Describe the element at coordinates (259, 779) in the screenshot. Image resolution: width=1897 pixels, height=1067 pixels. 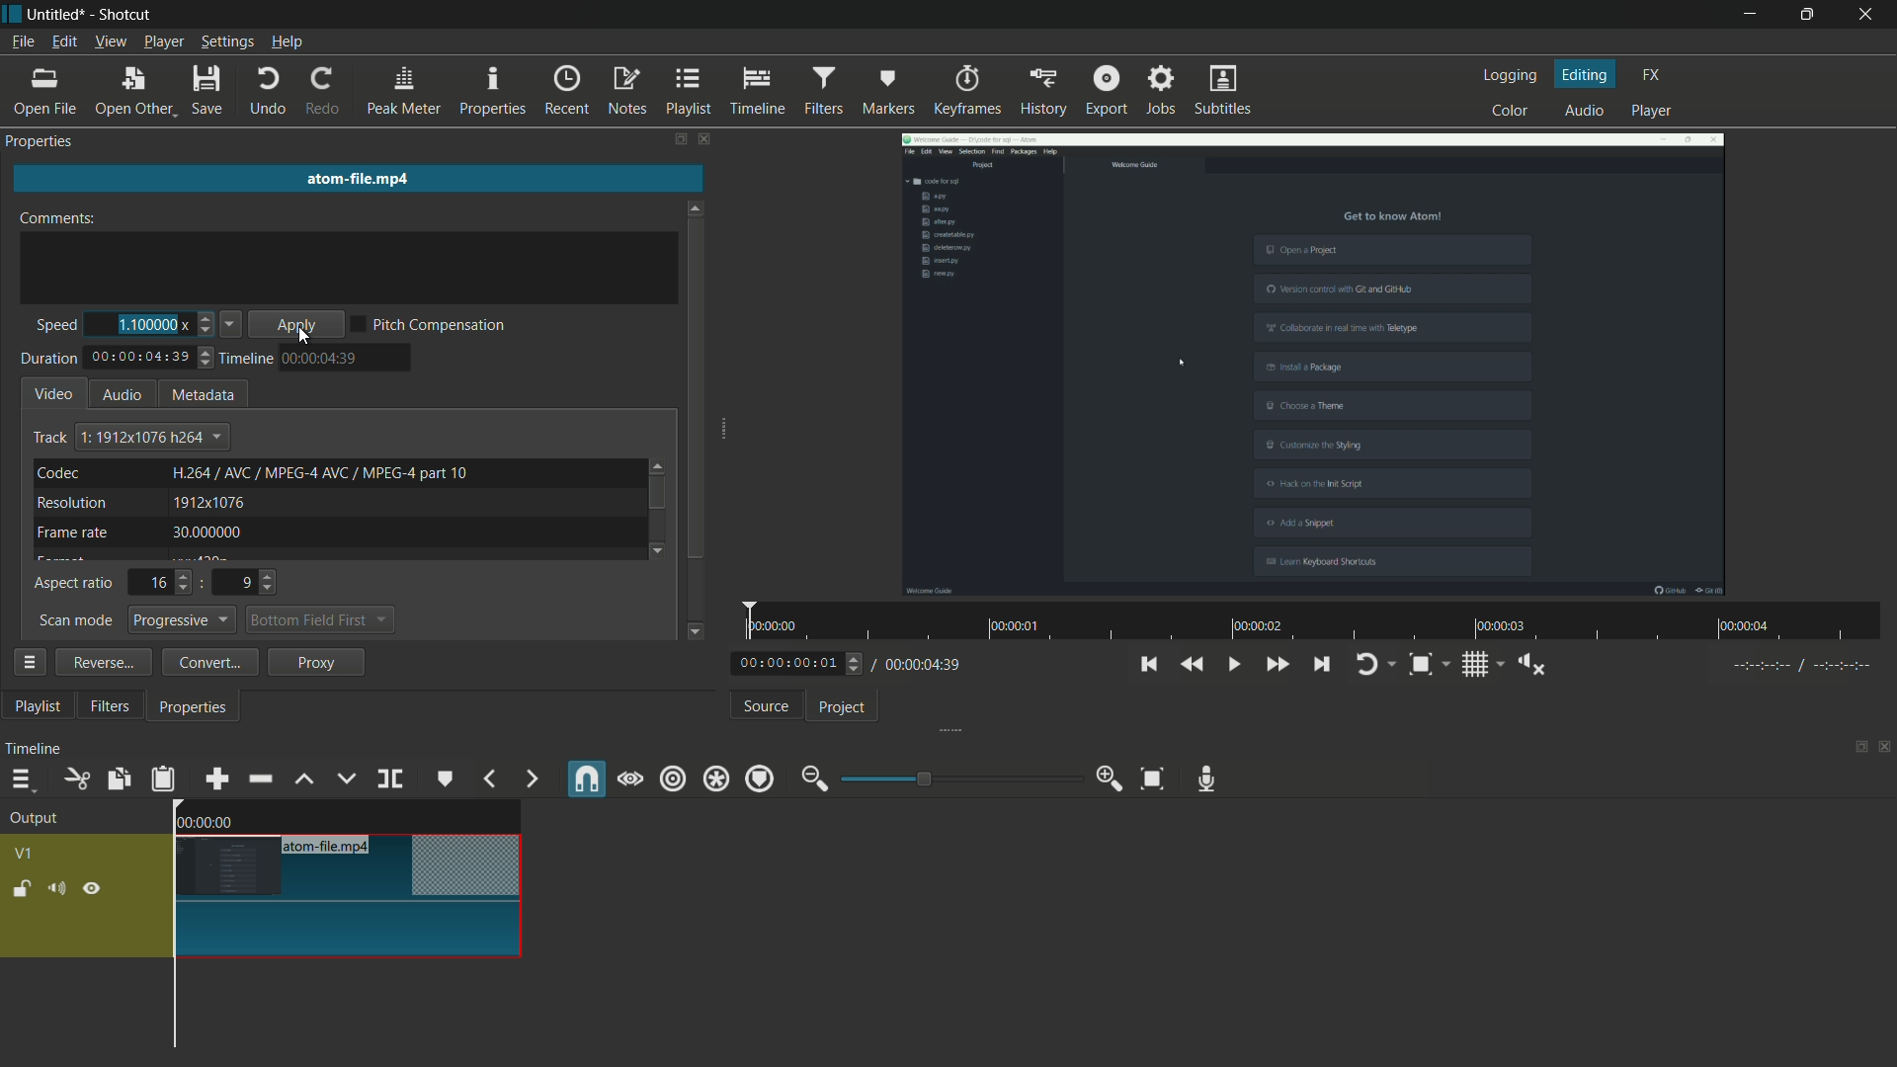
I see `ripple delete` at that location.